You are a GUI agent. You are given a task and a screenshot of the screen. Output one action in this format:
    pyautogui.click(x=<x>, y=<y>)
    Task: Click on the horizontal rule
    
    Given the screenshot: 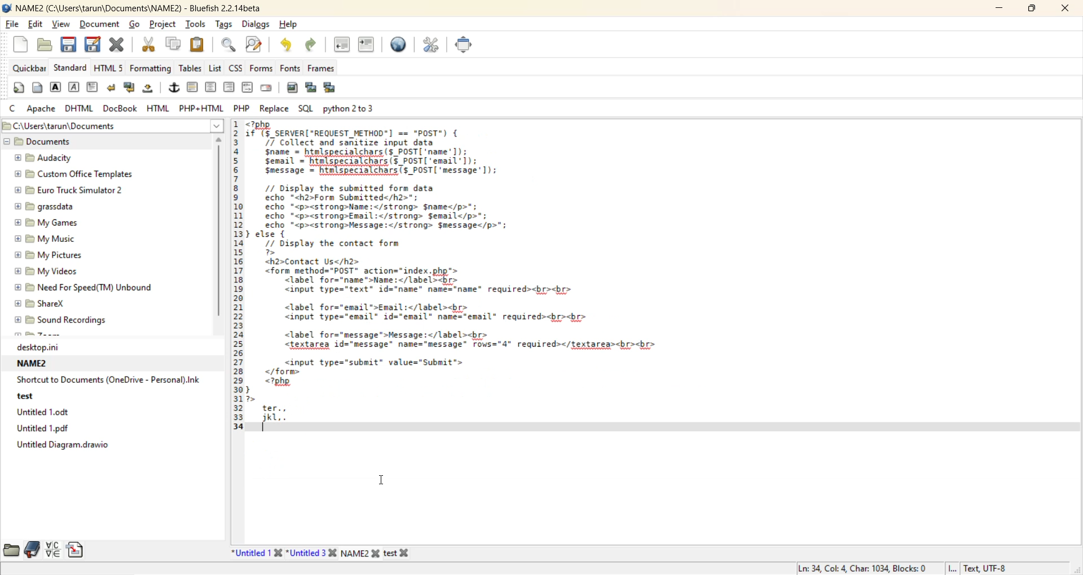 What is the action you would take?
    pyautogui.click(x=193, y=87)
    